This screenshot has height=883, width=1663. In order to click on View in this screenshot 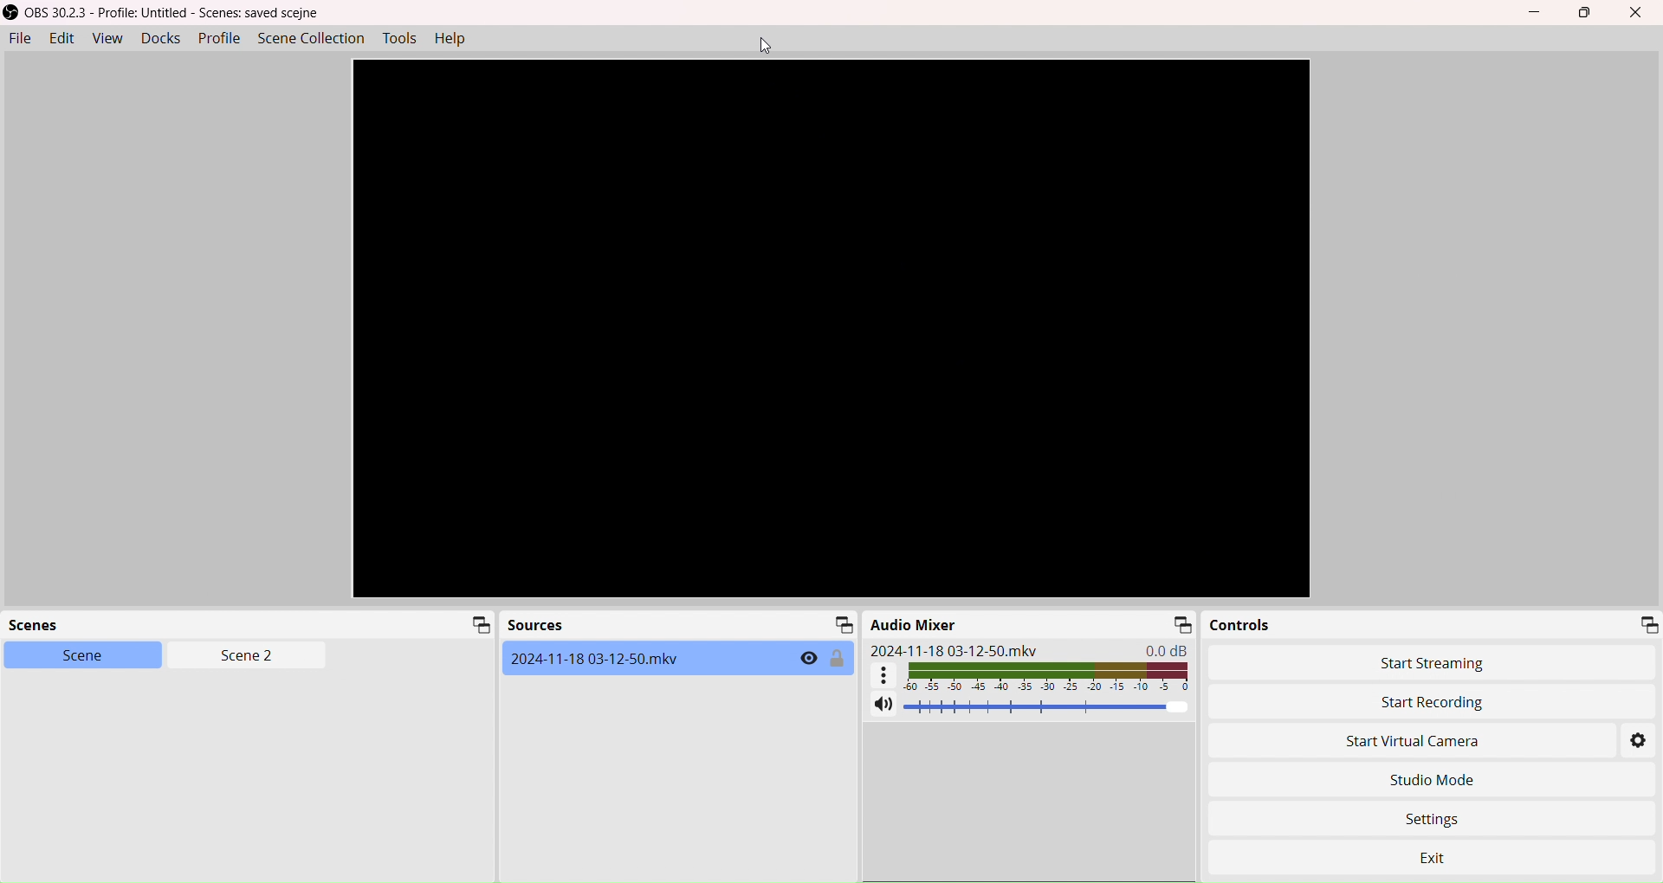, I will do `click(105, 39)`.